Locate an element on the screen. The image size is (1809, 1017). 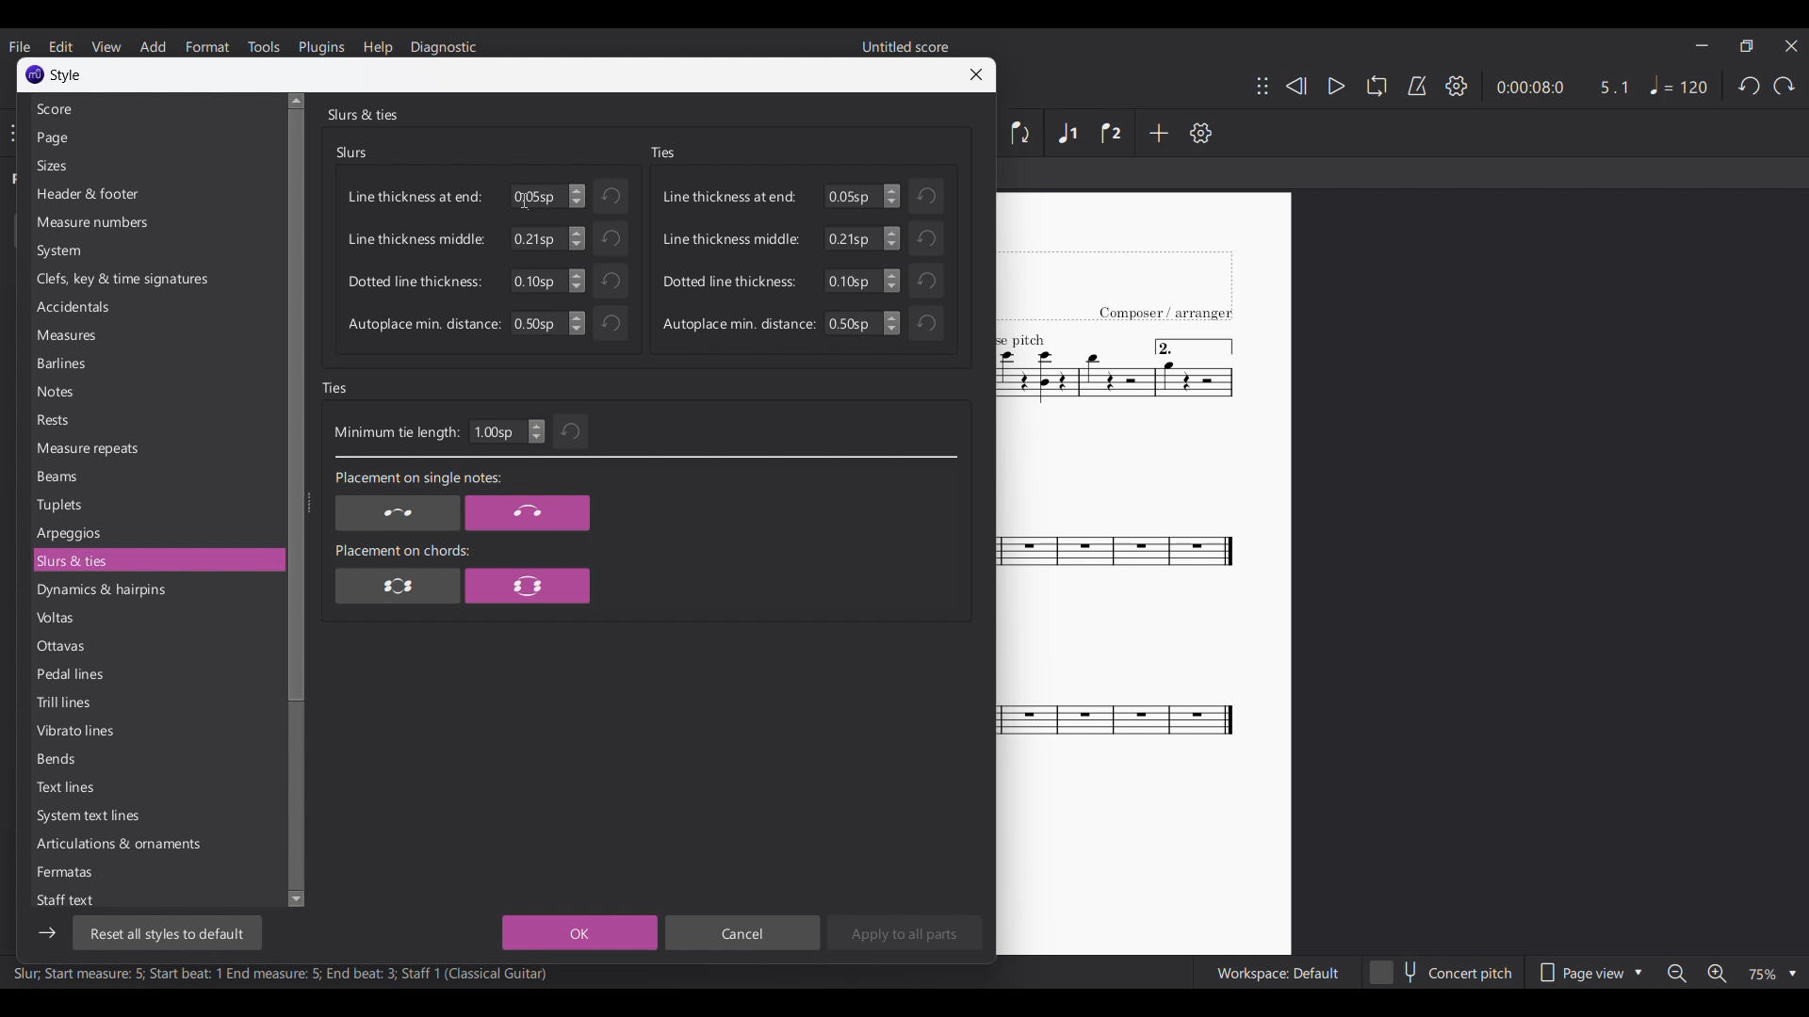
Tuplets is located at coordinates (155, 505).